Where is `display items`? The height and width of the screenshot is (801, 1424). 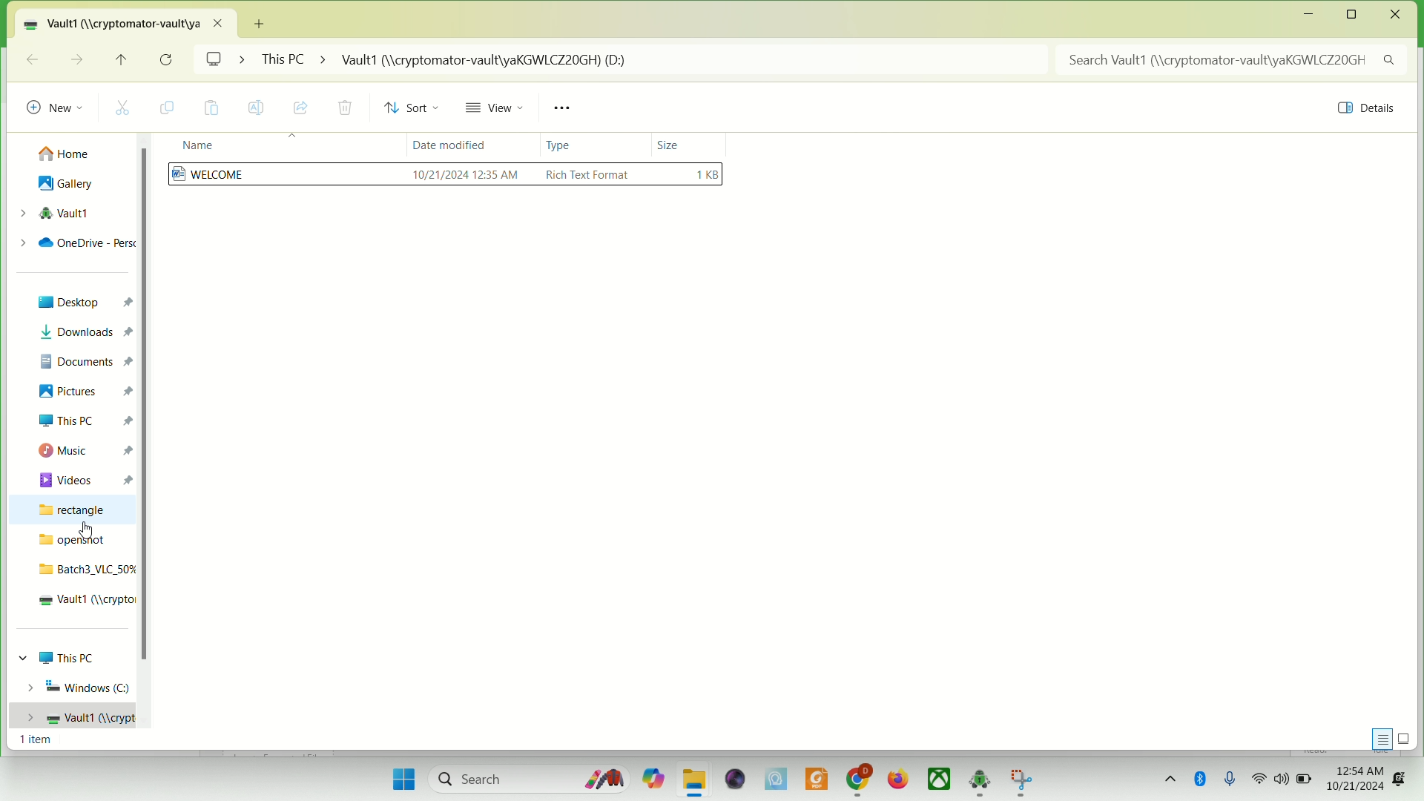 display items is located at coordinates (1407, 738).